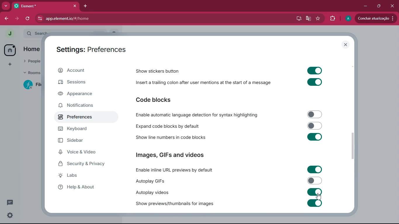  I want to click on notifications, so click(78, 106).